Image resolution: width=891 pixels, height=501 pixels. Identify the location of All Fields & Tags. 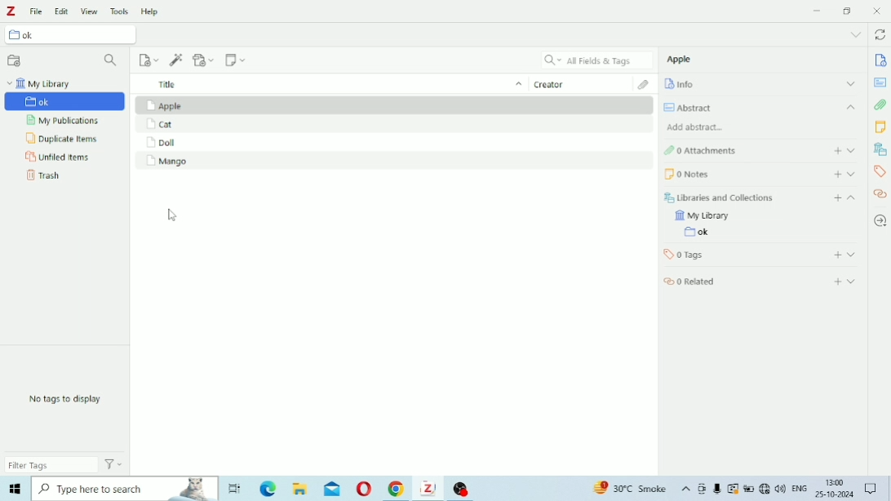
(596, 60).